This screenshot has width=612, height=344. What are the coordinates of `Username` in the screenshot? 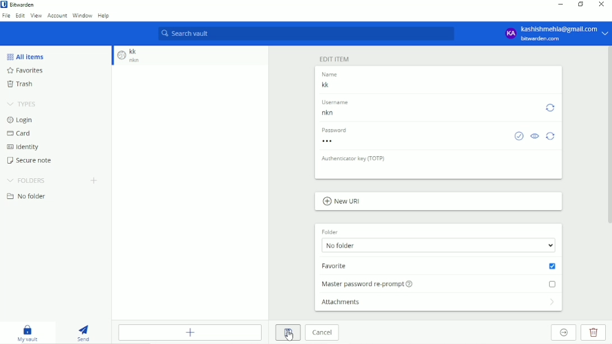 It's located at (339, 114).